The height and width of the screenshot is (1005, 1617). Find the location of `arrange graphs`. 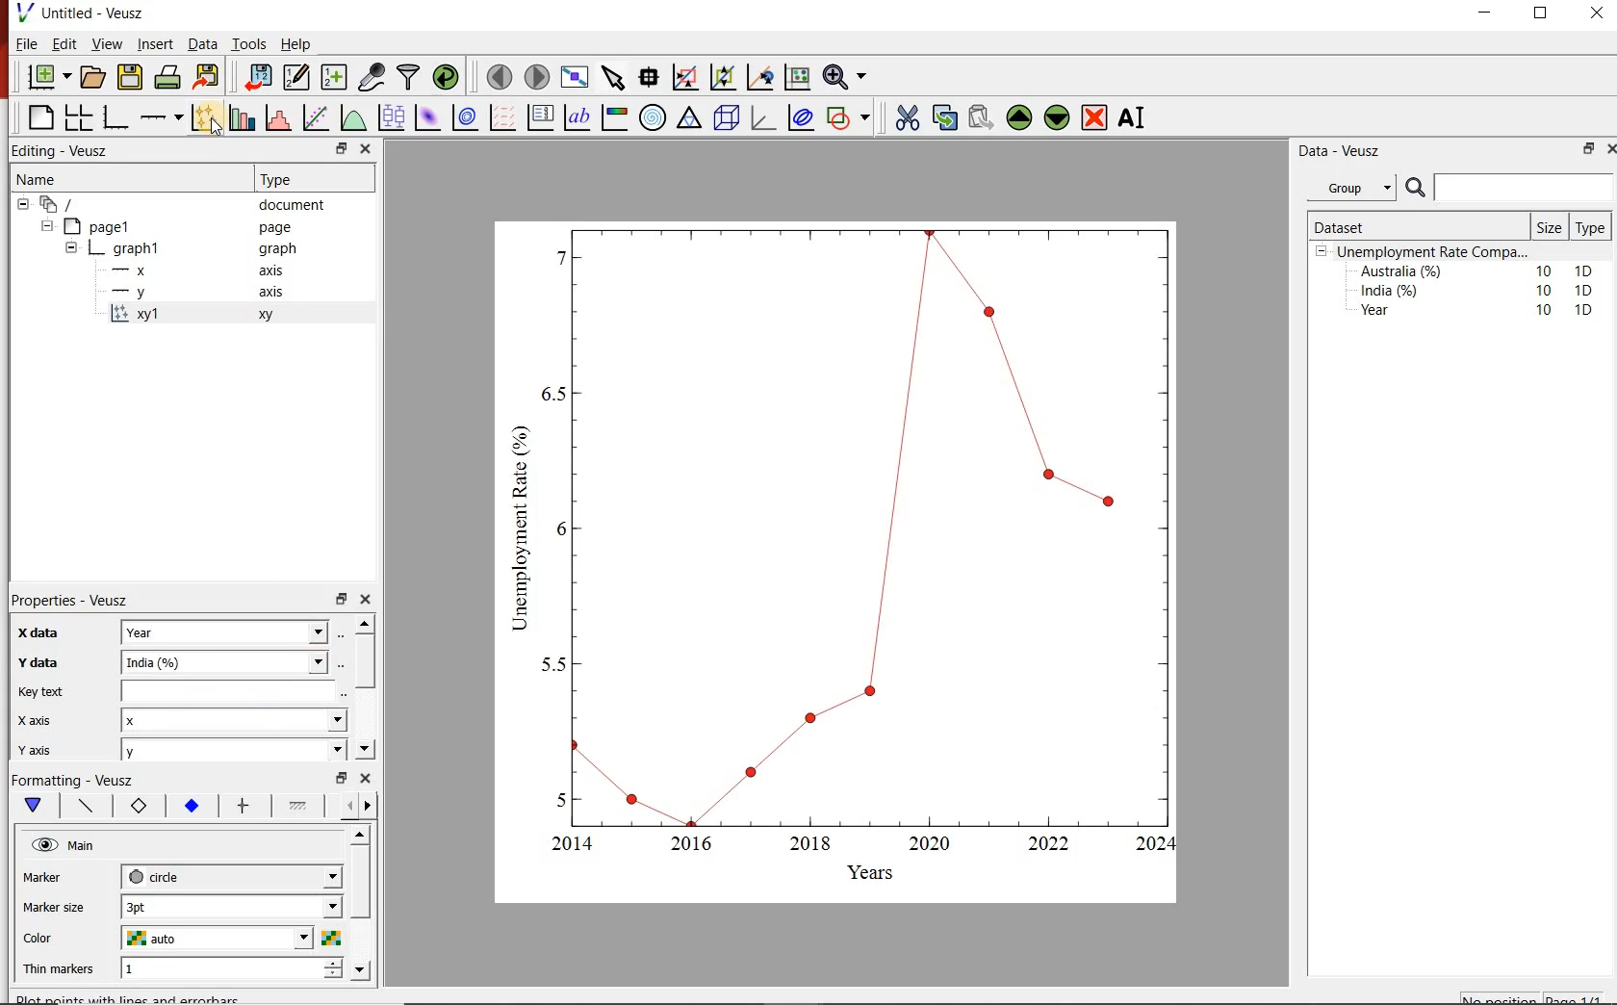

arrange graphs is located at coordinates (78, 116).